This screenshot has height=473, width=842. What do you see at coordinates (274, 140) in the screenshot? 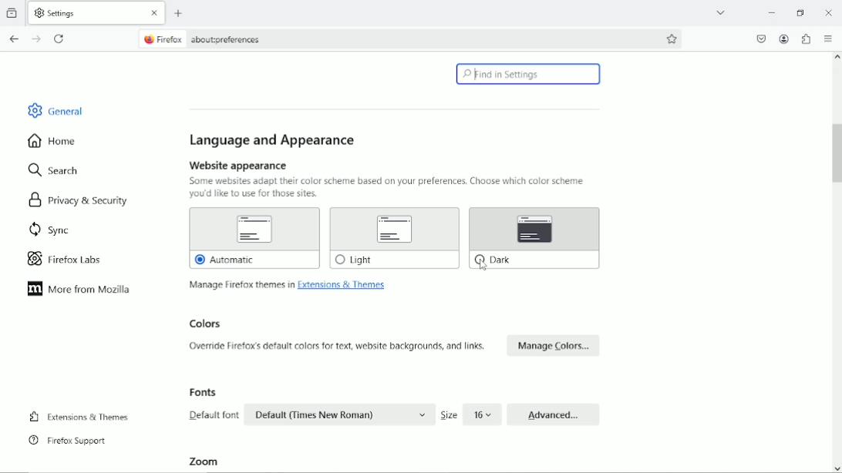
I see `language and appearance` at bounding box center [274, 140].